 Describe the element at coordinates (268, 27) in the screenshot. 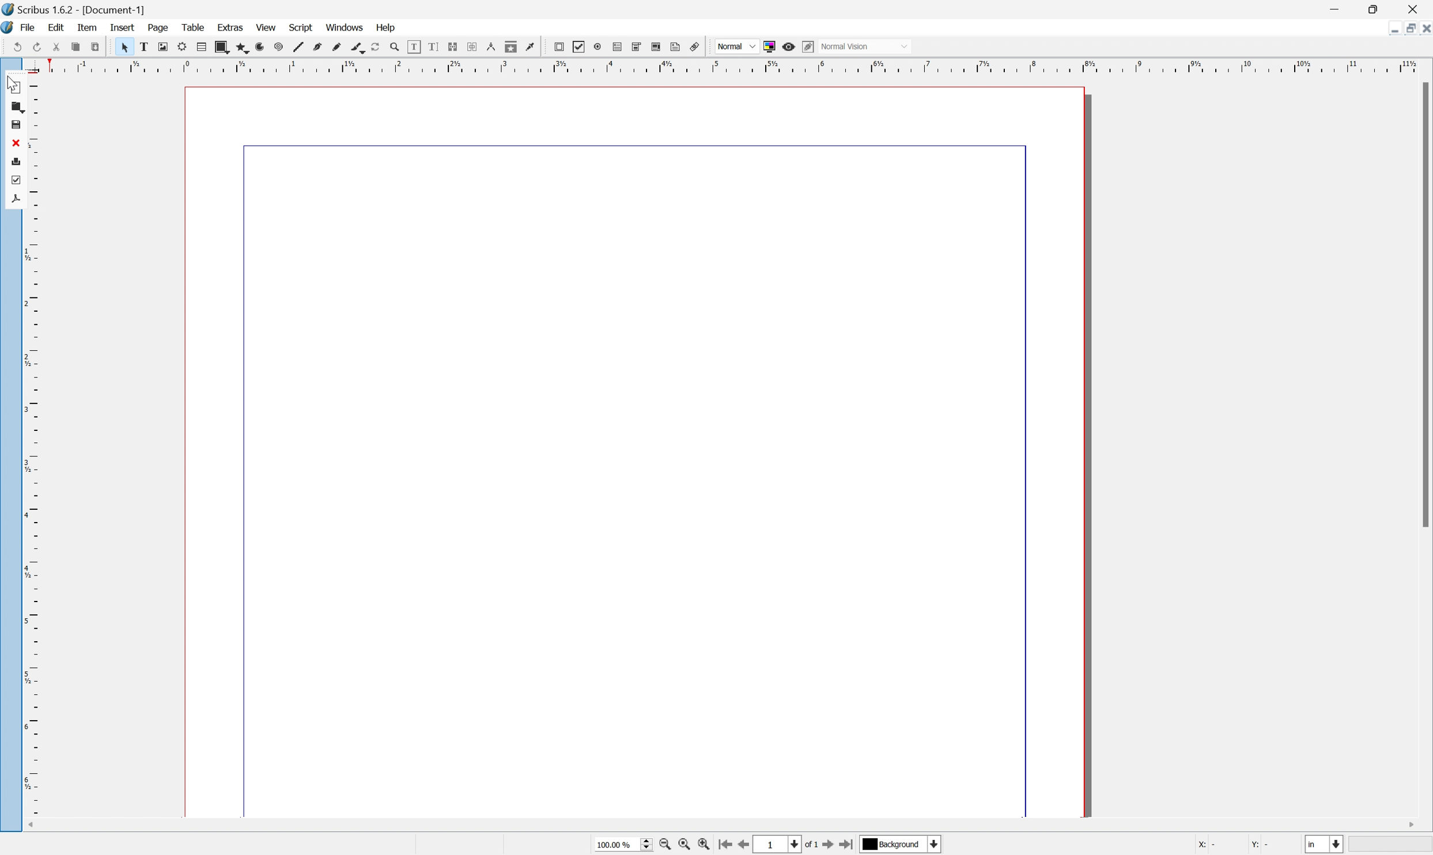

I see `view` at that location.